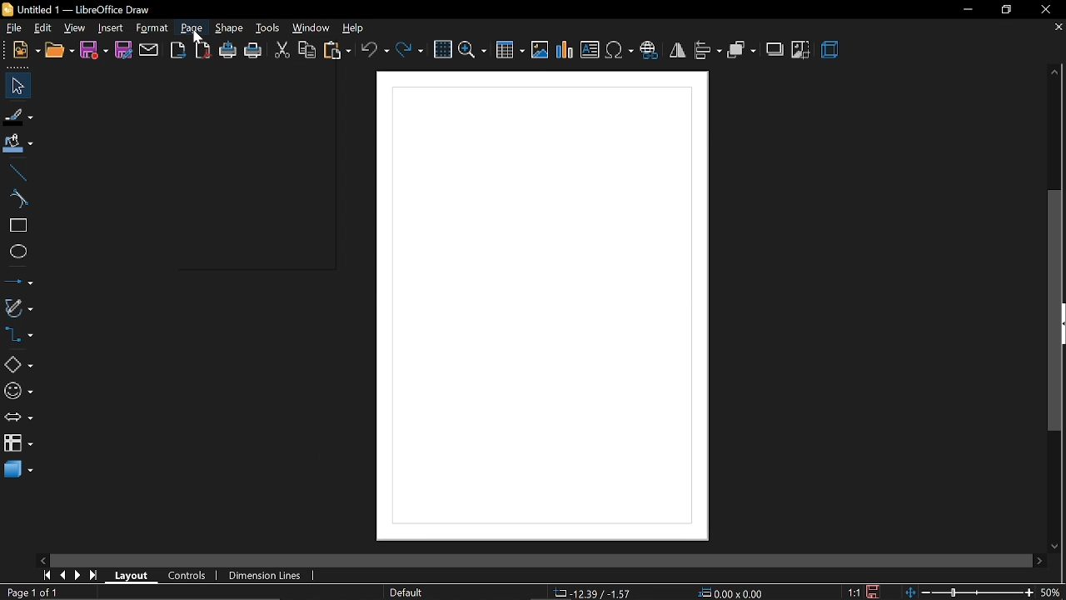 Image resolution: width=1066 pixels, height=600 pixels. What do you see at coordinates (18, 142) in the screenshot?
I see `fill color` at bounding box center [18, 142].